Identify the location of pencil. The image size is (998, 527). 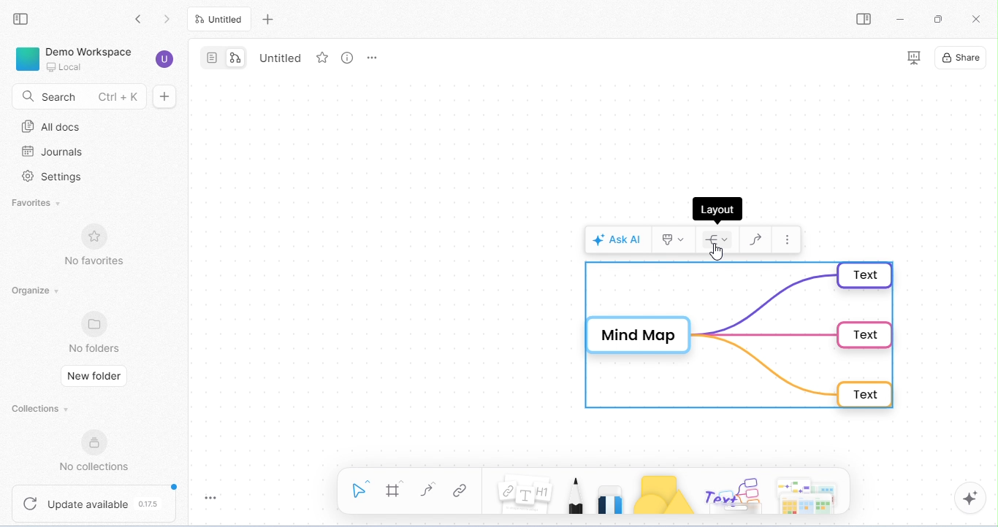
(576, 494).